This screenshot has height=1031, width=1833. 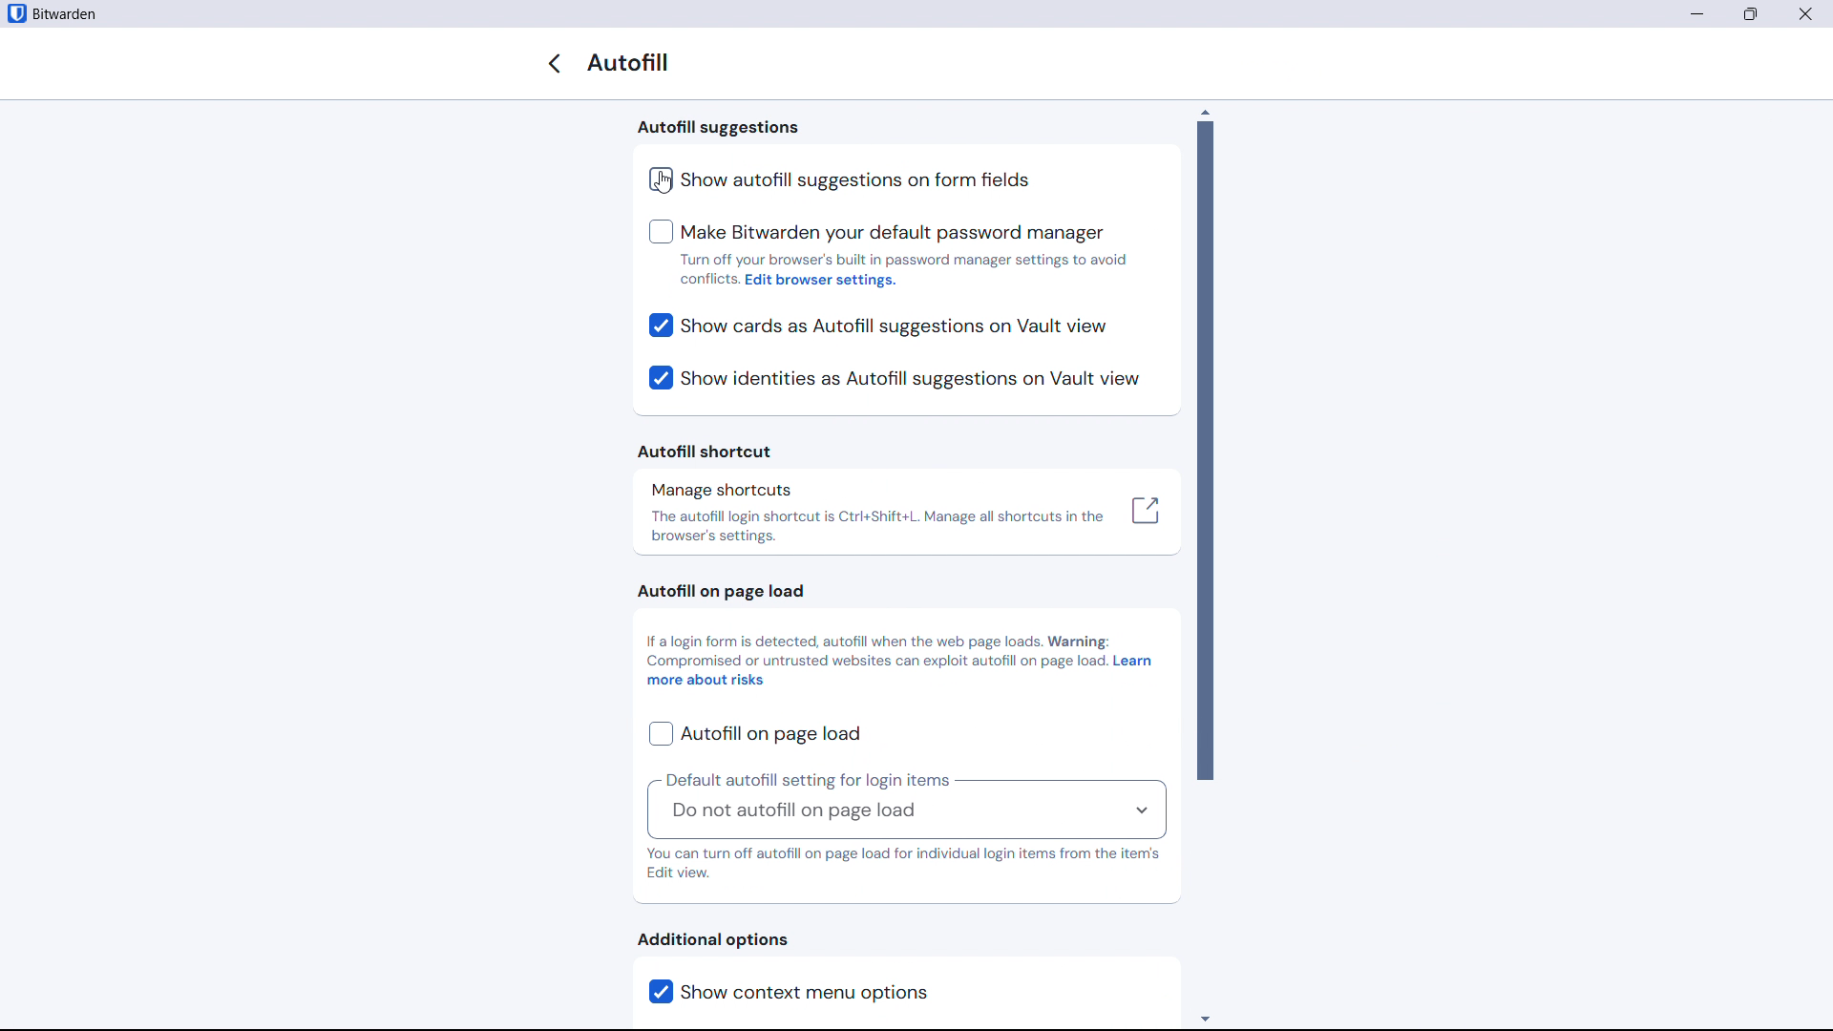 What do you see at coordinates (1133, 663) in the screenshot?
I see `learn` at bounding box center [1133, 663].